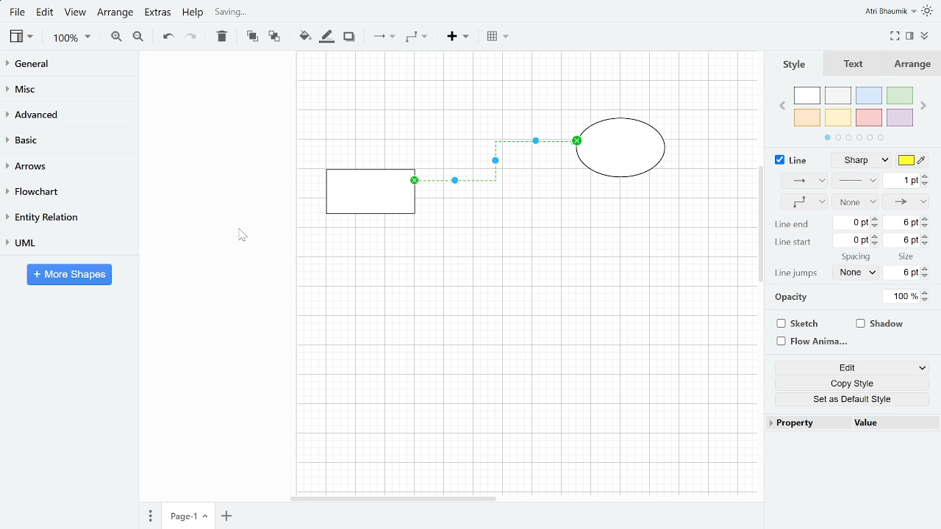 The image size is (941, 529). What do you see at coordinates (253, 37) in the screenshot?
I see `To front` at bounding box center [253, 37].